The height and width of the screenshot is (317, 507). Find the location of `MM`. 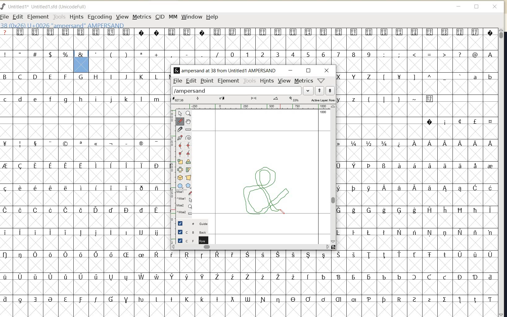

MM is located at coordinates (172, 16).